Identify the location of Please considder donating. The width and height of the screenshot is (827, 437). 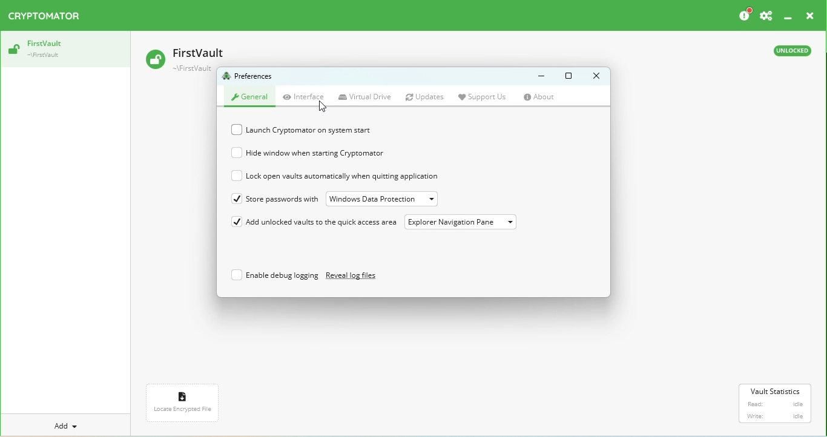
(743, 15).